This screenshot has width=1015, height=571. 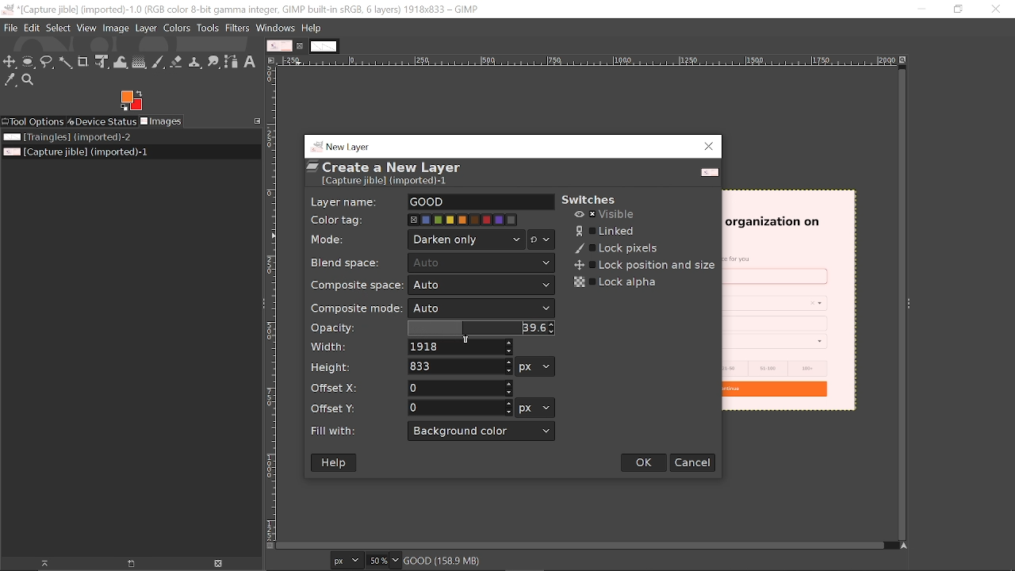 I want to click on Width, so click(x=462, y=347).